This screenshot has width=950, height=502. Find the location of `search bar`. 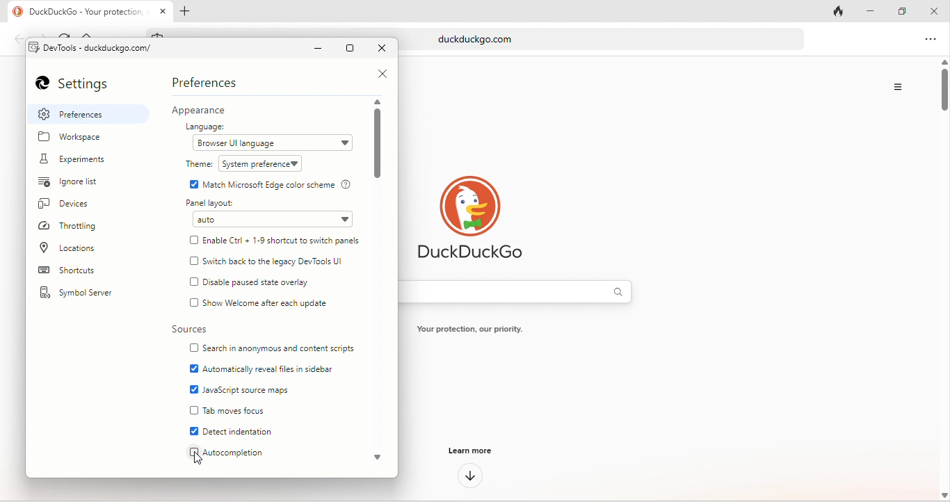

search bar is located at coordinates (526, 292).